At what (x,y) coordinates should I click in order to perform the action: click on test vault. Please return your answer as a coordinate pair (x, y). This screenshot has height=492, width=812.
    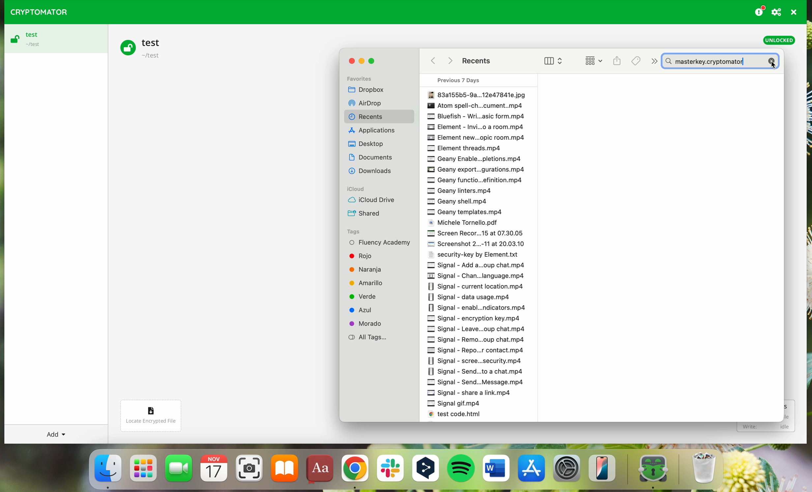
    Looking at the image, I should click on (54, 39).